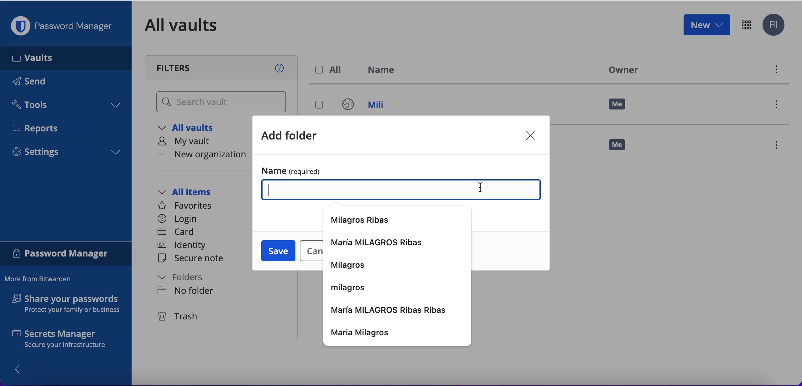 Image resolution: width=802 pixels, height=386 pixels. I want to click on new organization, so click(200, 155).